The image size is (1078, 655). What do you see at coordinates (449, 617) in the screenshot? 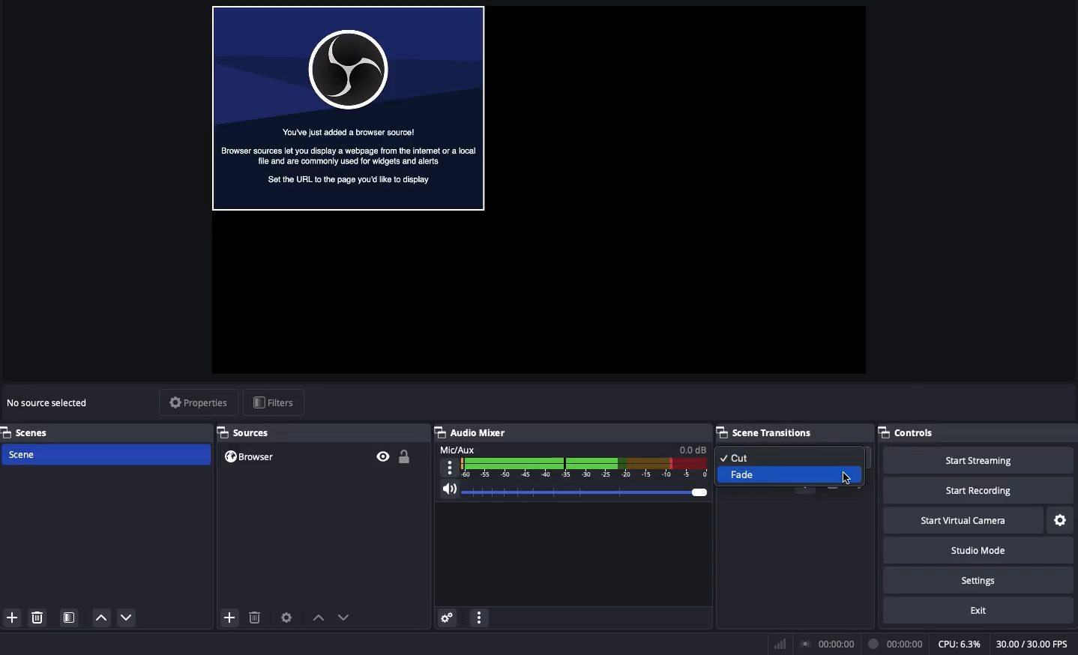
I see `Advanced audio menu` at bounding box center [449, 617].